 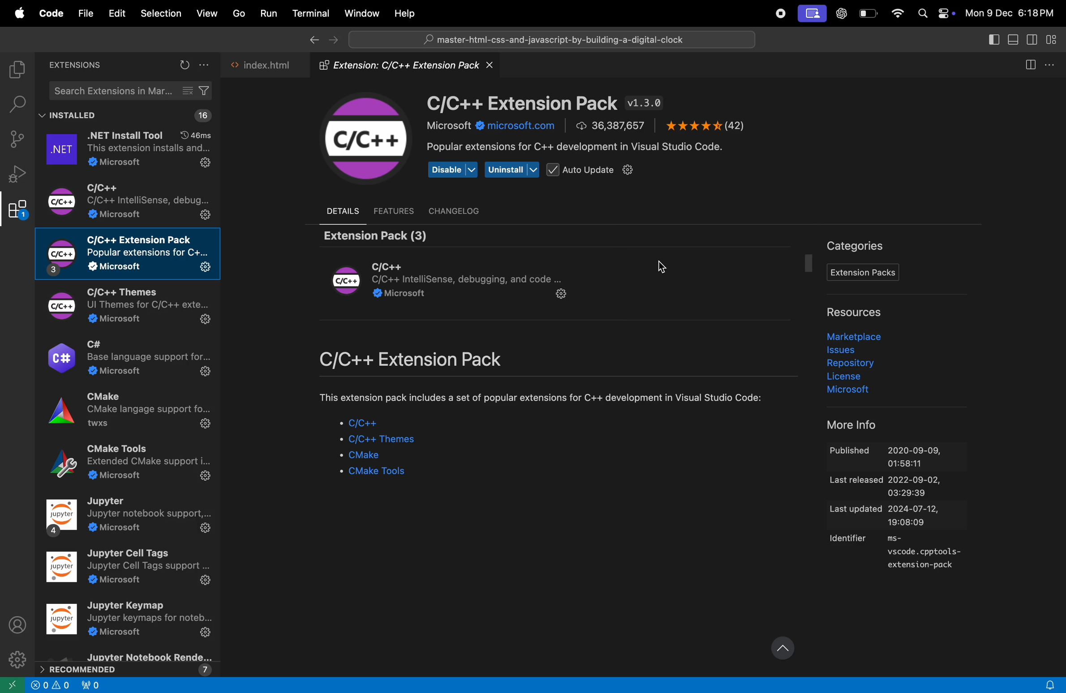 What do you see at coordinates (16, 657) in the screenshot?
I see `settings` at bounding box center [16, 657].